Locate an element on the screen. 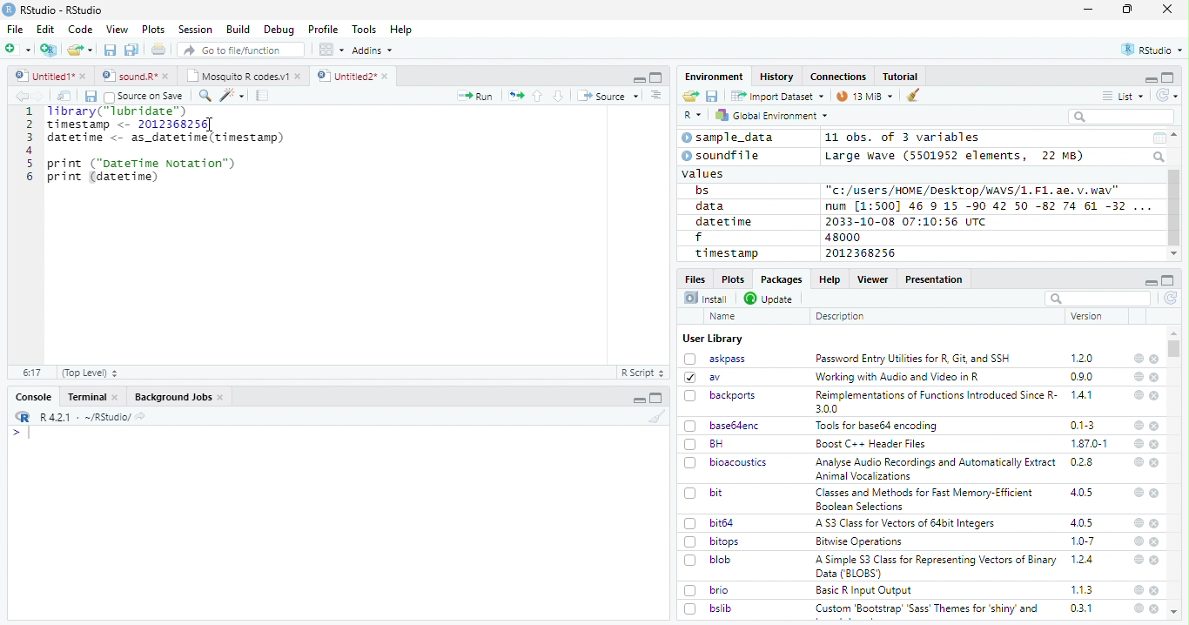  Go to previous section is located at coordinates (539, 96).